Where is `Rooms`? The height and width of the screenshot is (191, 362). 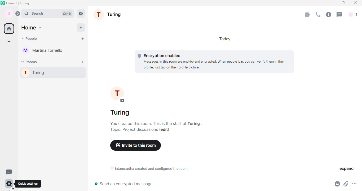 Rooms is located at coordinates (29, 62).